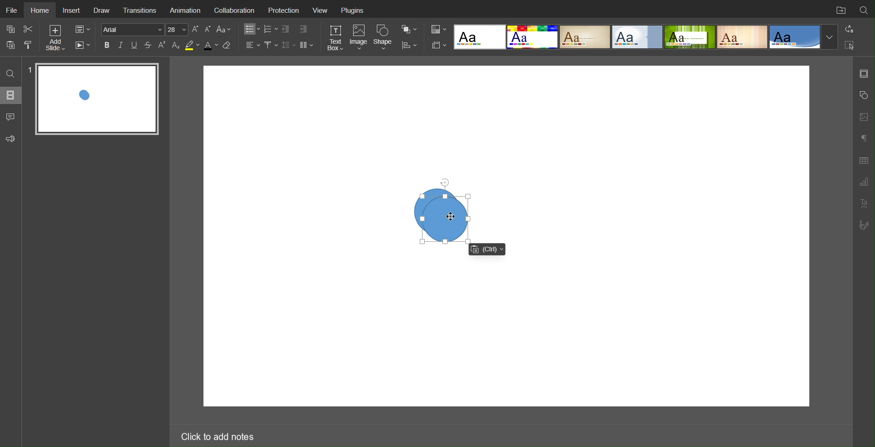  Describe the element at coordinates (864, 73) in the screenshot. I see `Slide Settings` at that location.